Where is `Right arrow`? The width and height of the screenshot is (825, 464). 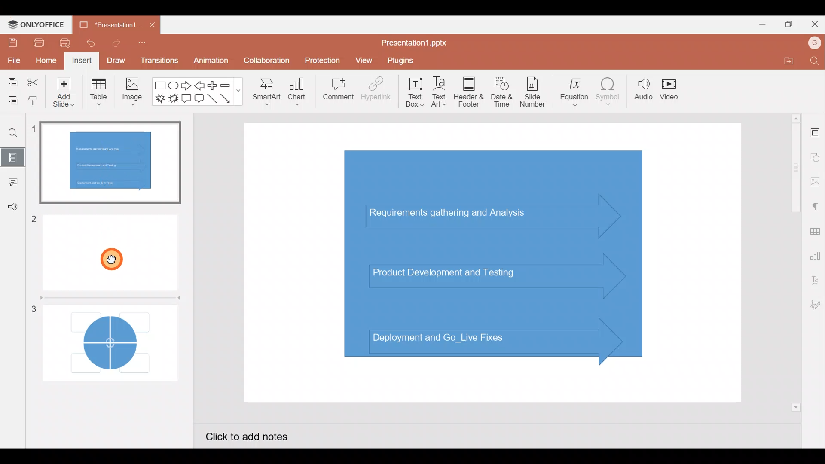
Right arrow is located at coordinates (186, 86).